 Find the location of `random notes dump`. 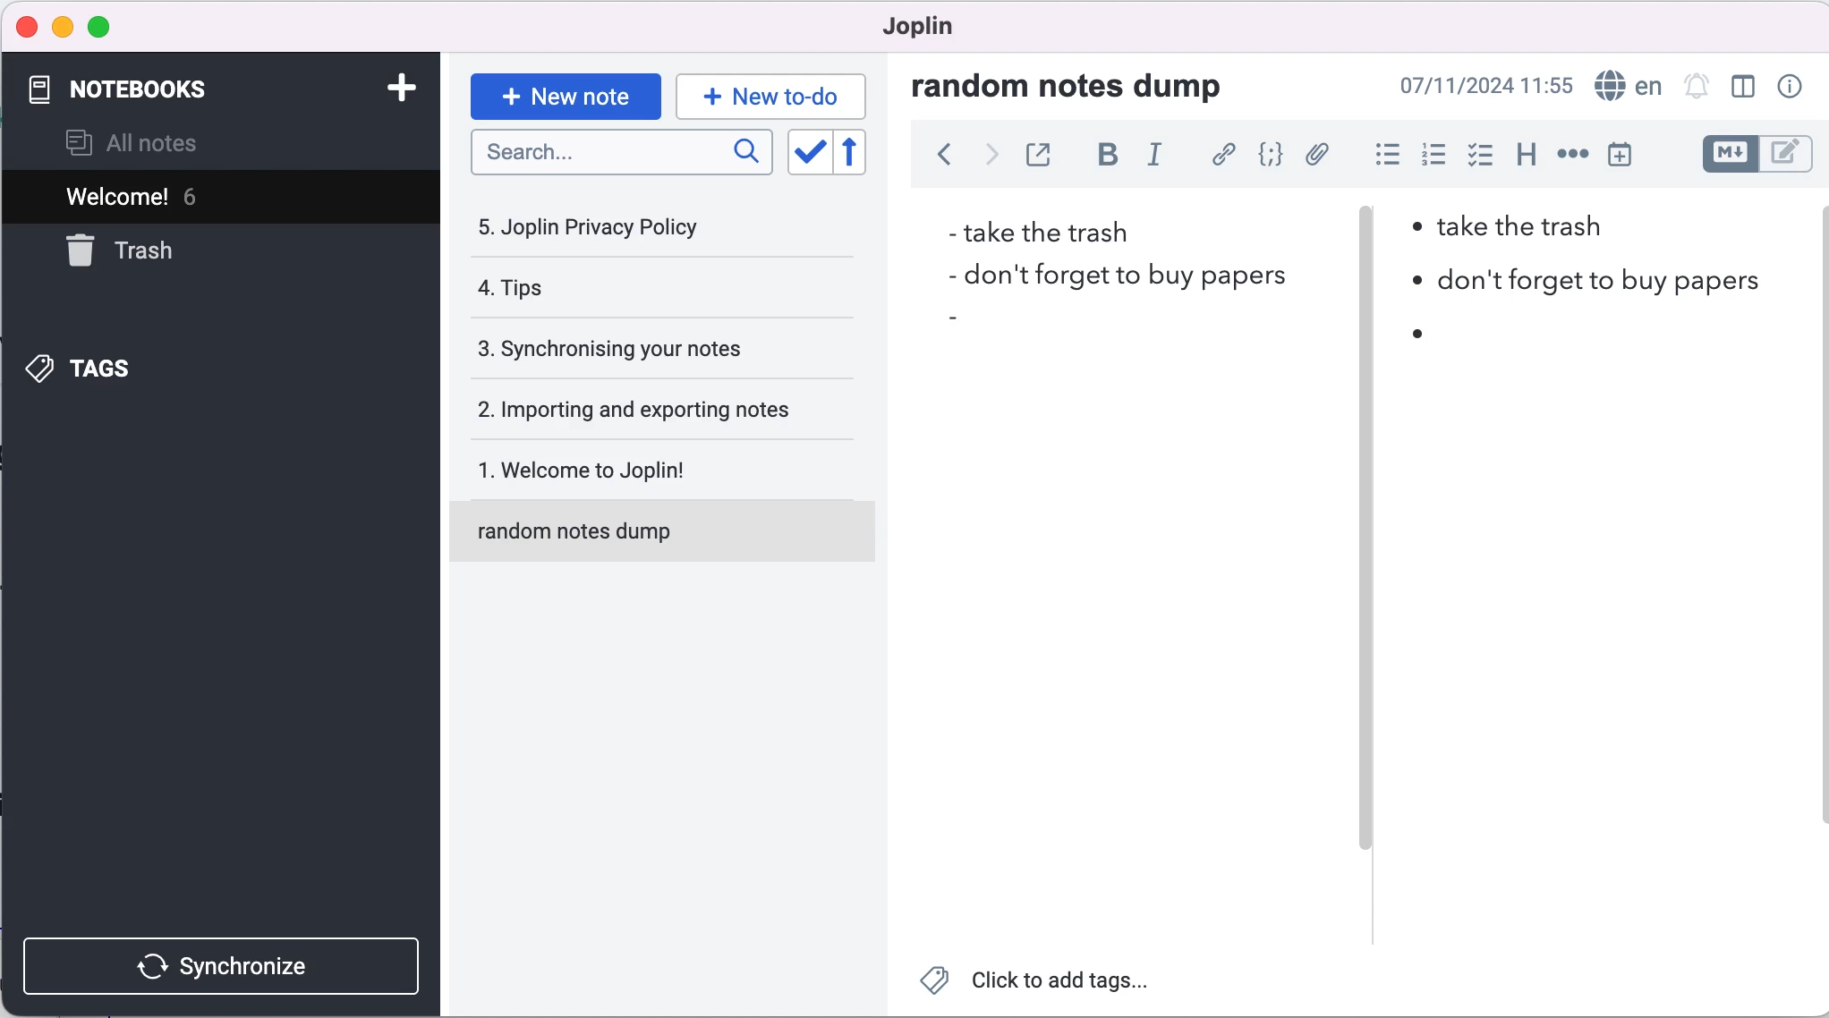

random notes dump is located at coordinates (670, 539).